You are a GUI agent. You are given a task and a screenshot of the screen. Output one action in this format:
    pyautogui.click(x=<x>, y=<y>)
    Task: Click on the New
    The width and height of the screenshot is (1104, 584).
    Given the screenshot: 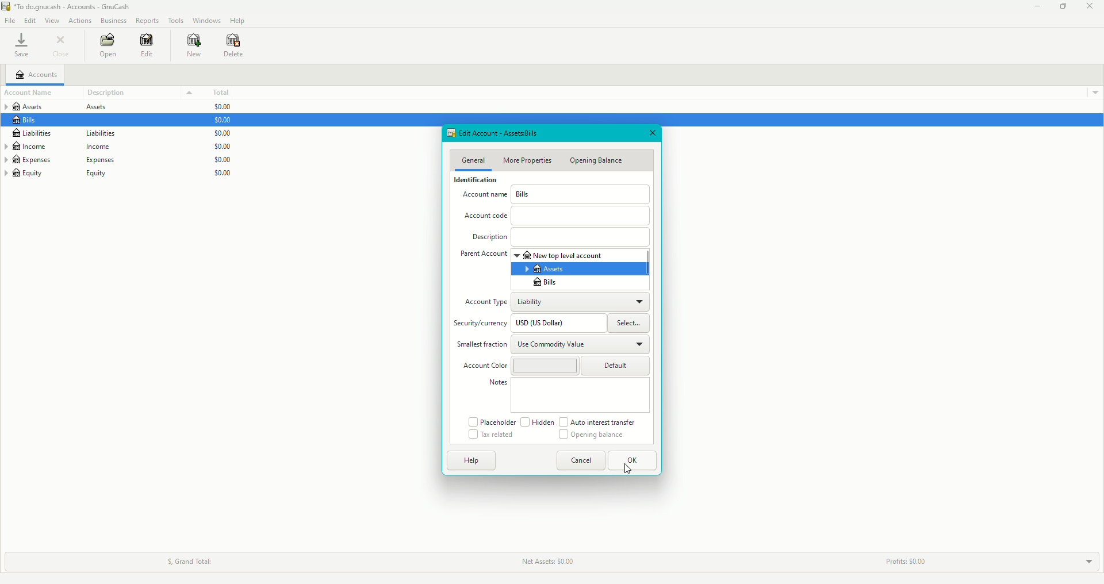 What is the action you would take?
    pyautogui.click(x=194, y=46)
    